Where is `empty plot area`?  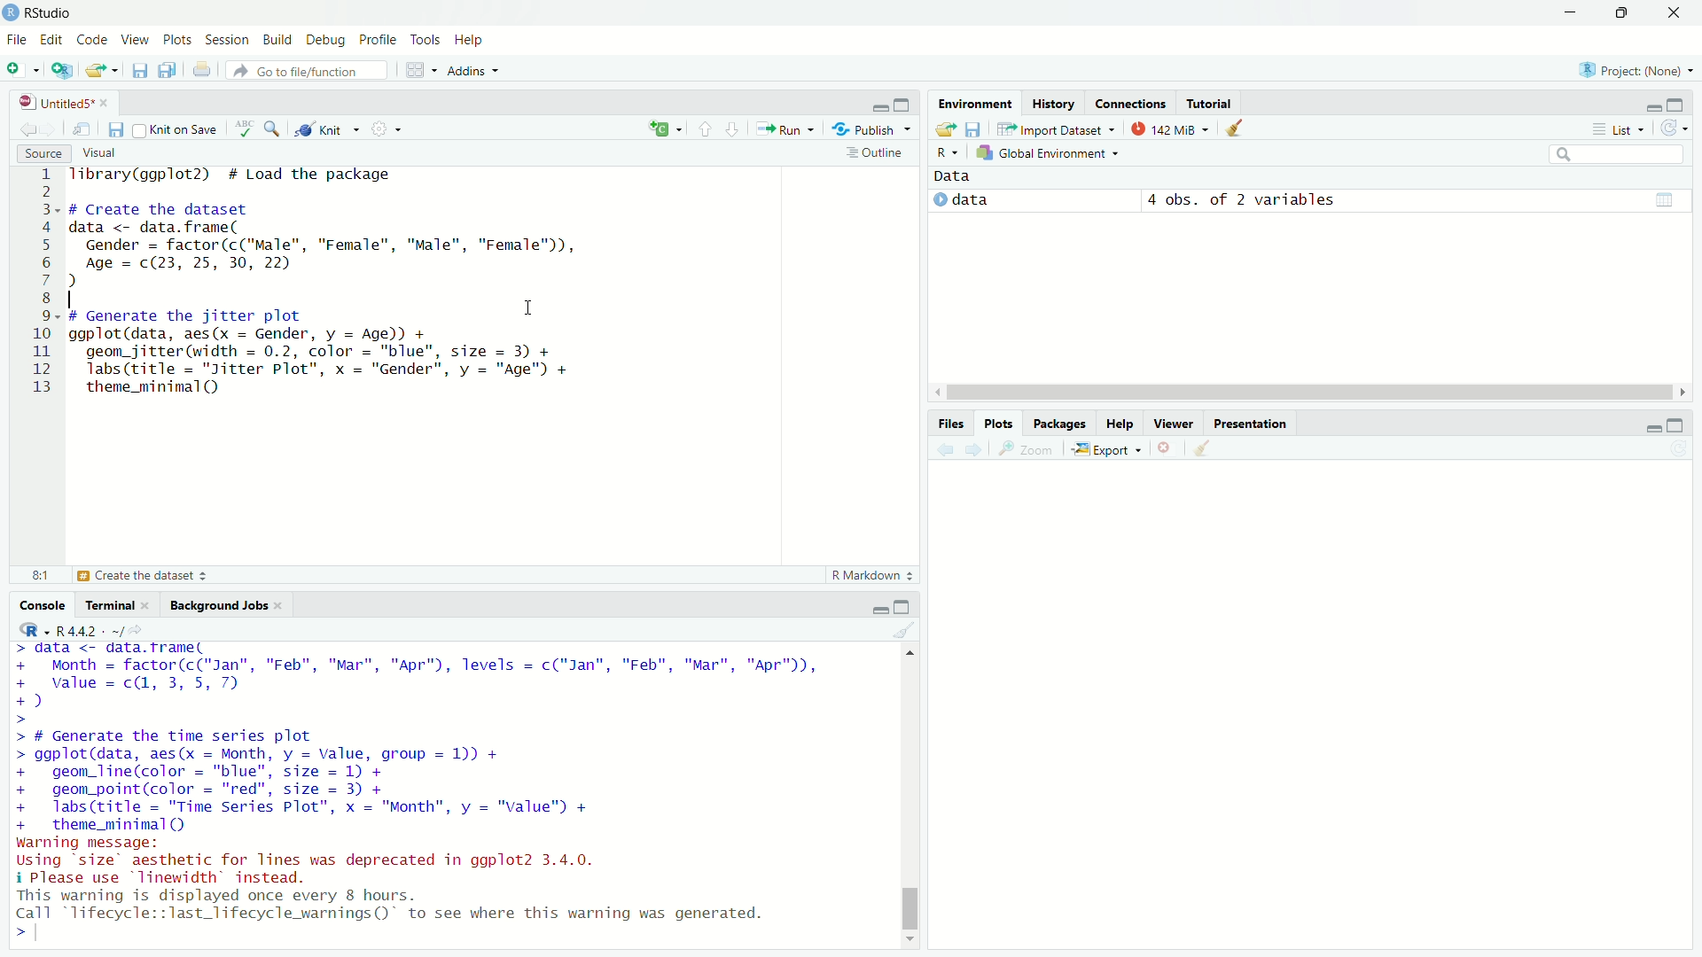
empty plot area is located at coordinates (1321, 720).